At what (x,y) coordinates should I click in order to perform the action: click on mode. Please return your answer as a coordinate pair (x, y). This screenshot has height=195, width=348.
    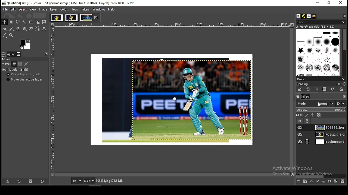
    Looking at the image, I should click on (316, 104).